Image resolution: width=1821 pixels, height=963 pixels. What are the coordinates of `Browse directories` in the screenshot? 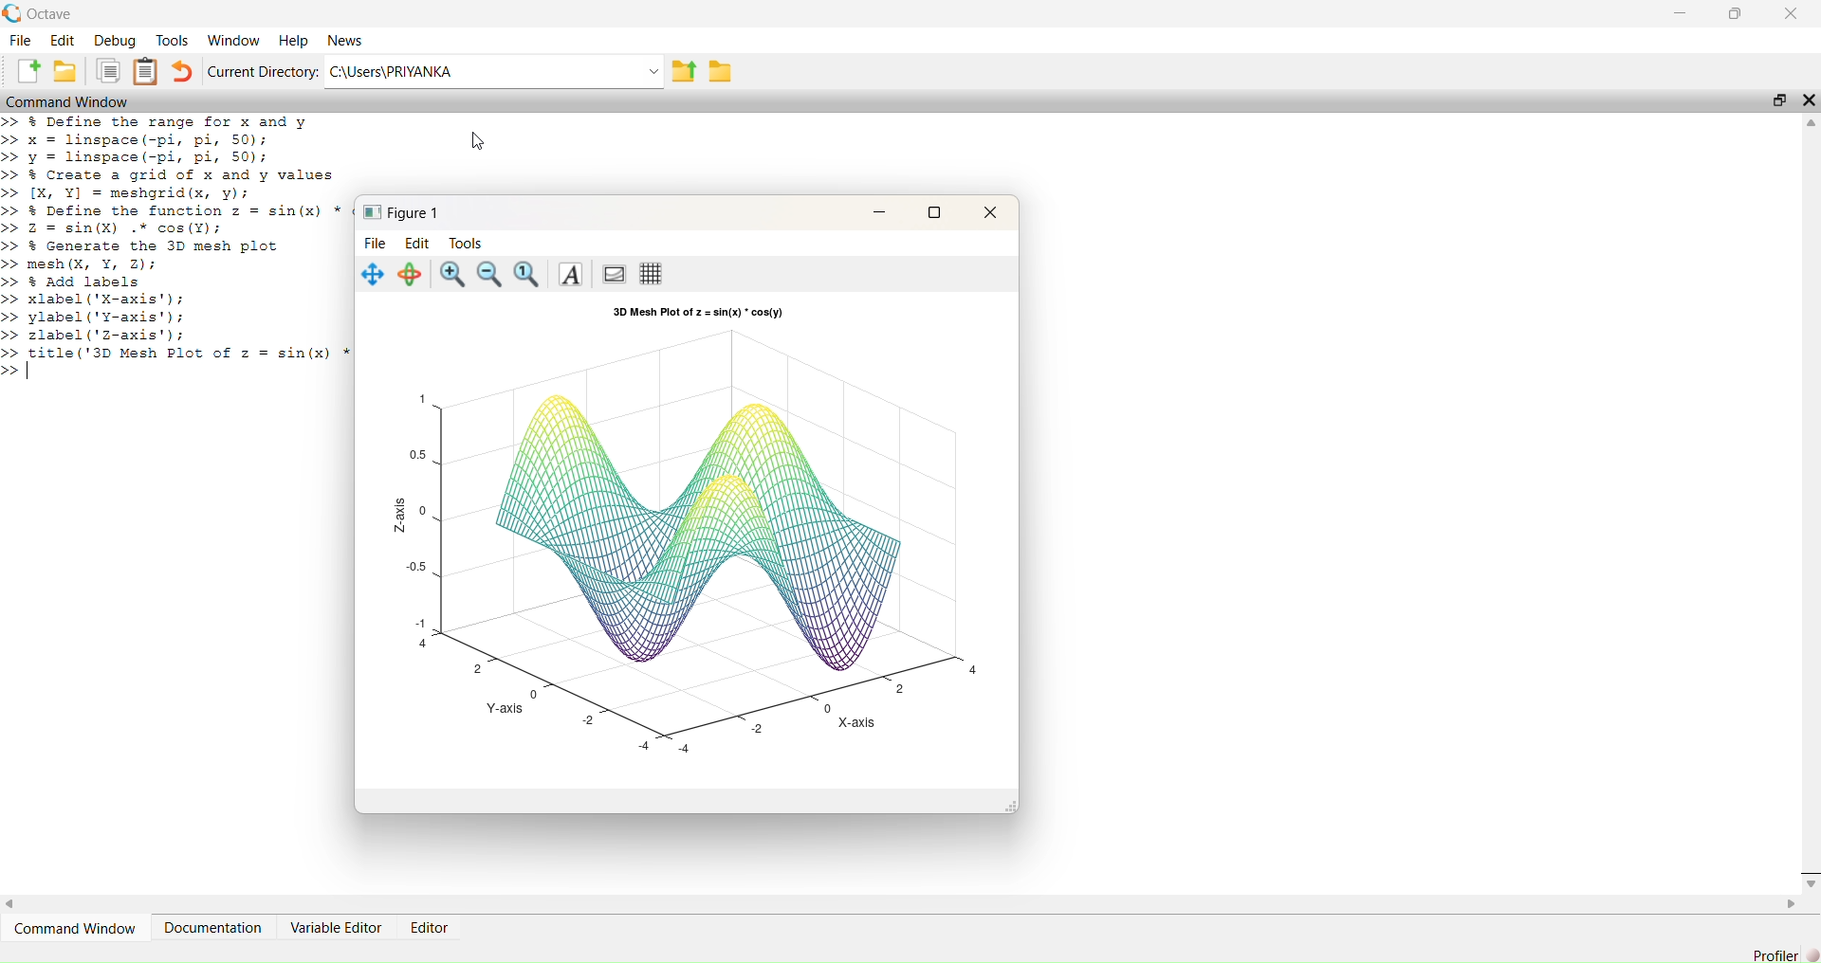 It's located at (718, 71).